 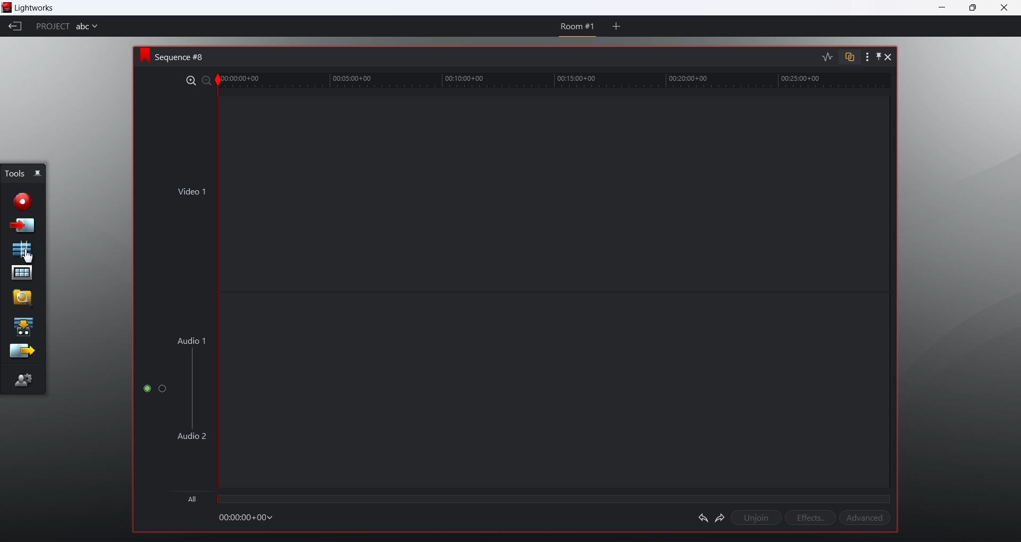 What do you see at coordinates (23, 226) in the screenshot?
I see `import clips` at bounding box center [23, 226].